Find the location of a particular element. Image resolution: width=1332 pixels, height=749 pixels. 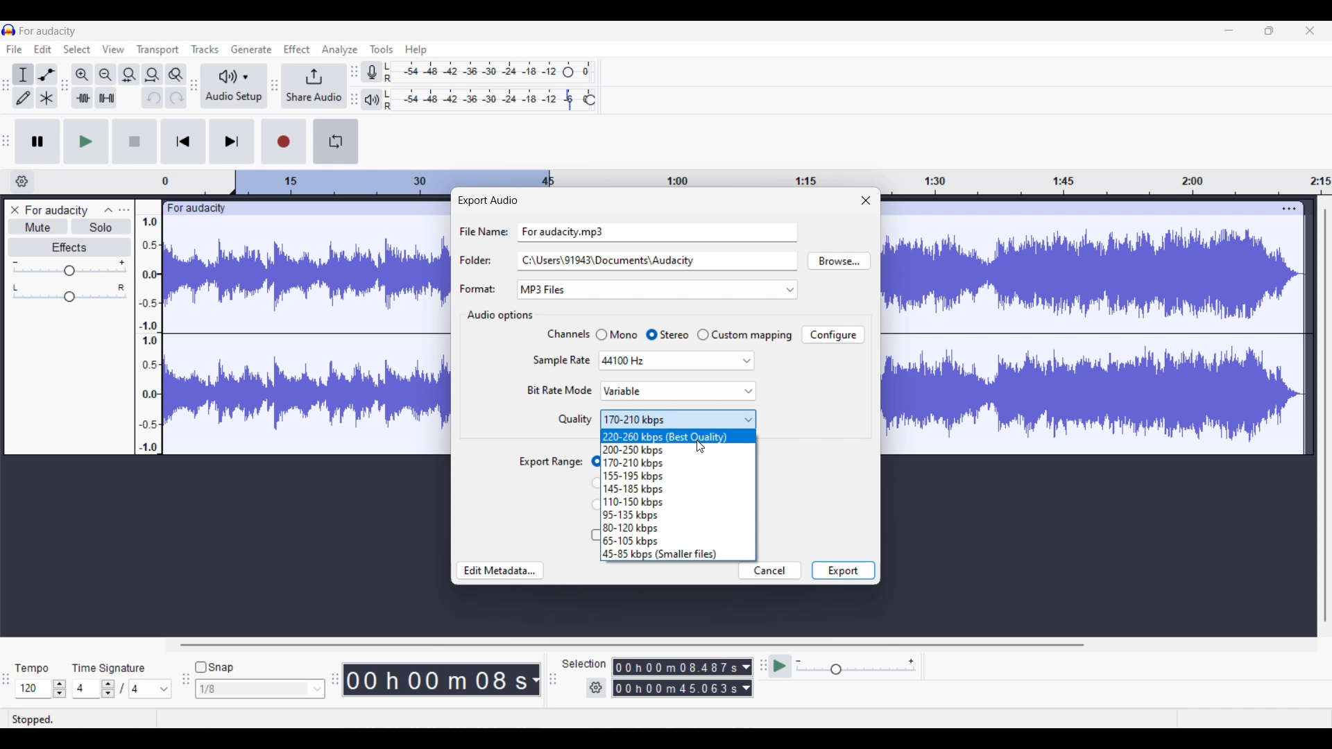

Track settings is located at coordinates (1289, 208).